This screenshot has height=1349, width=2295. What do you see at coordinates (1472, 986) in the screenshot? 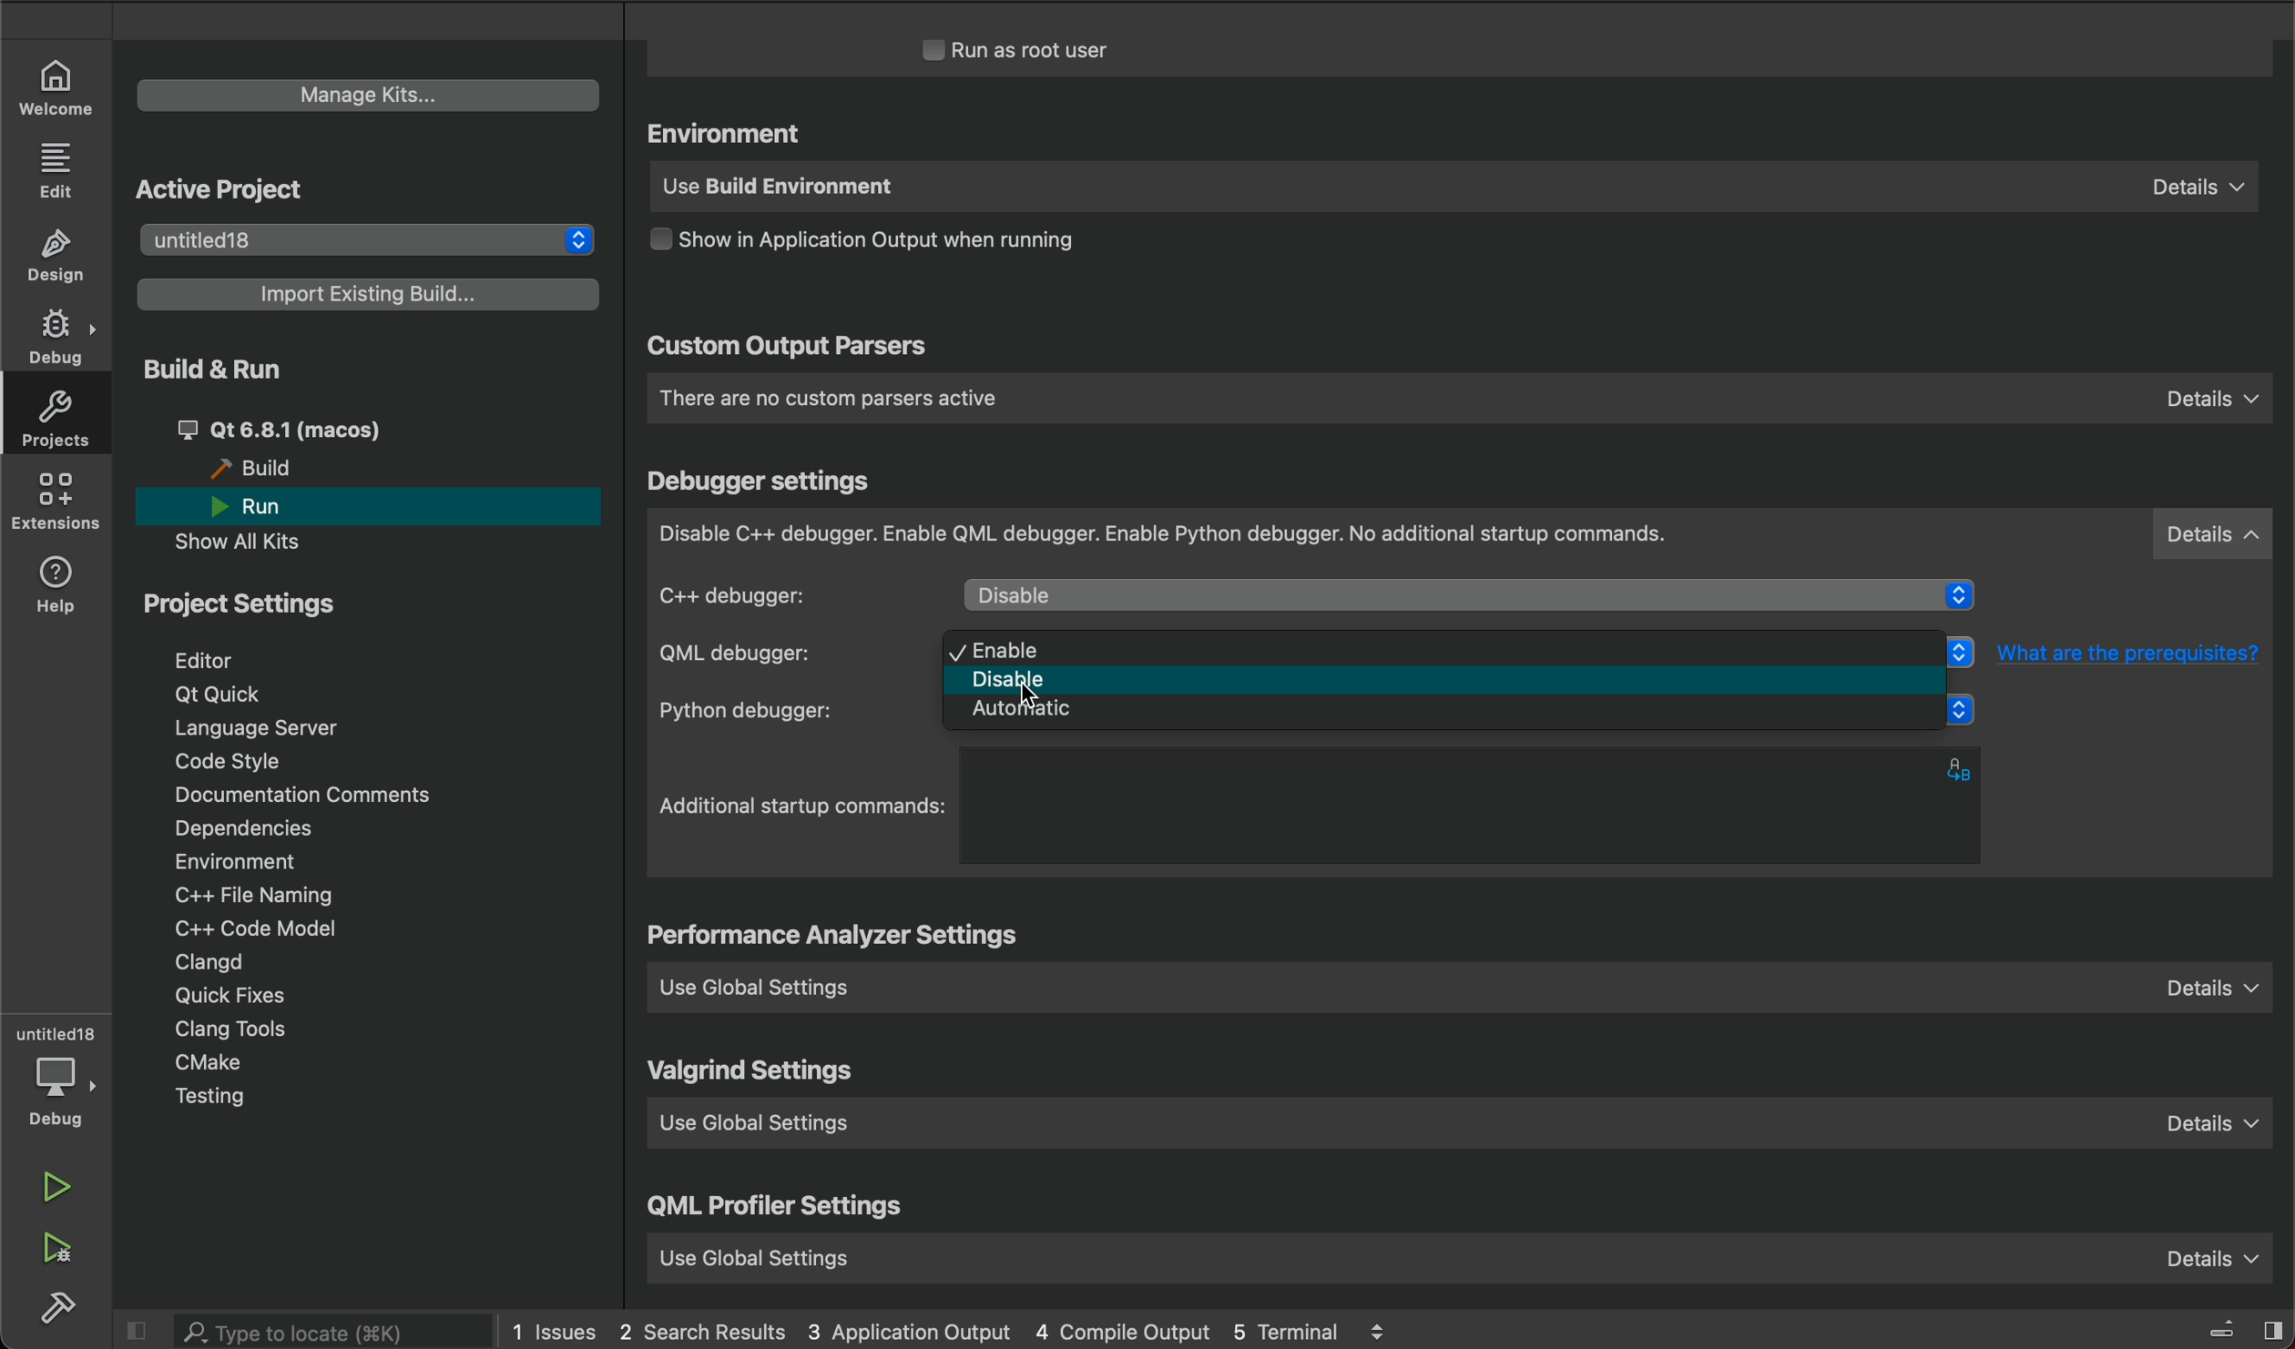
I see `use global ` at bounding box center [1472, 986].